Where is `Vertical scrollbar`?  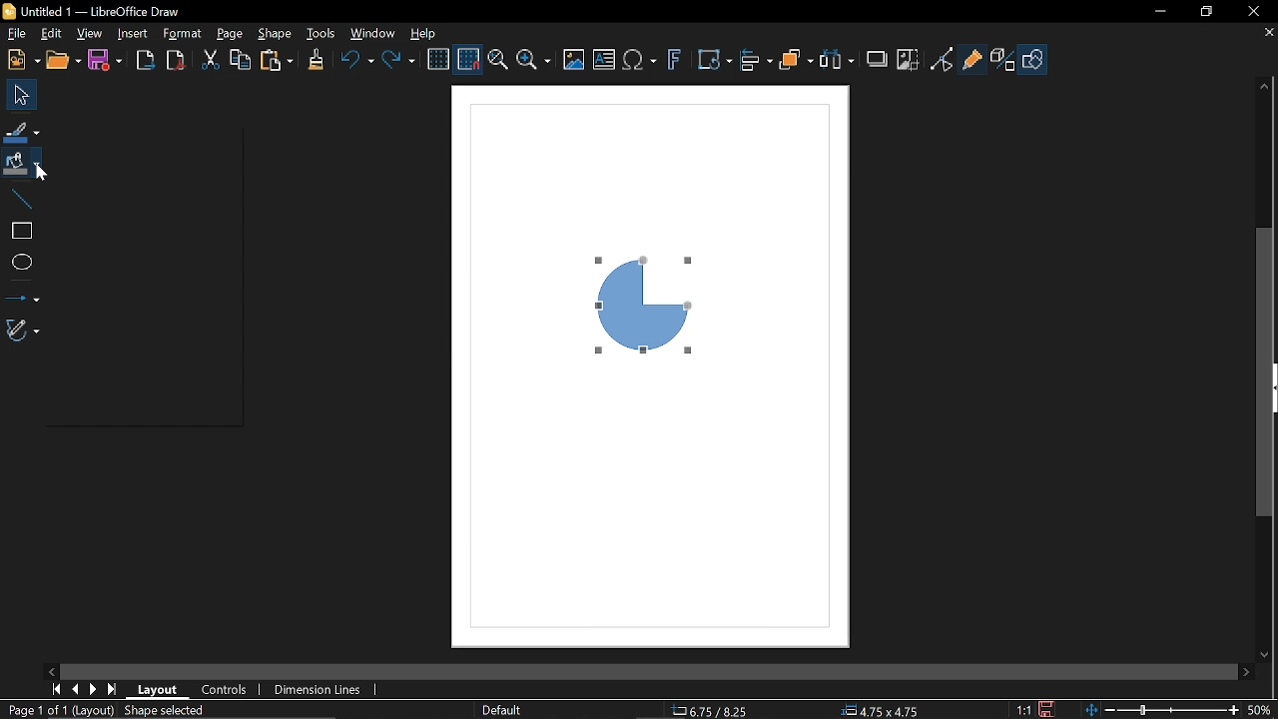
Vertical scrollbar is located at coordinates (1267, 371).